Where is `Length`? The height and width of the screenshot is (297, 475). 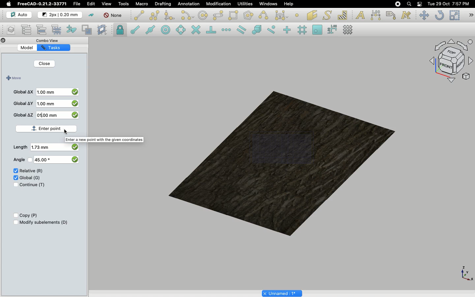
Length is located at coordinates (20, 147).